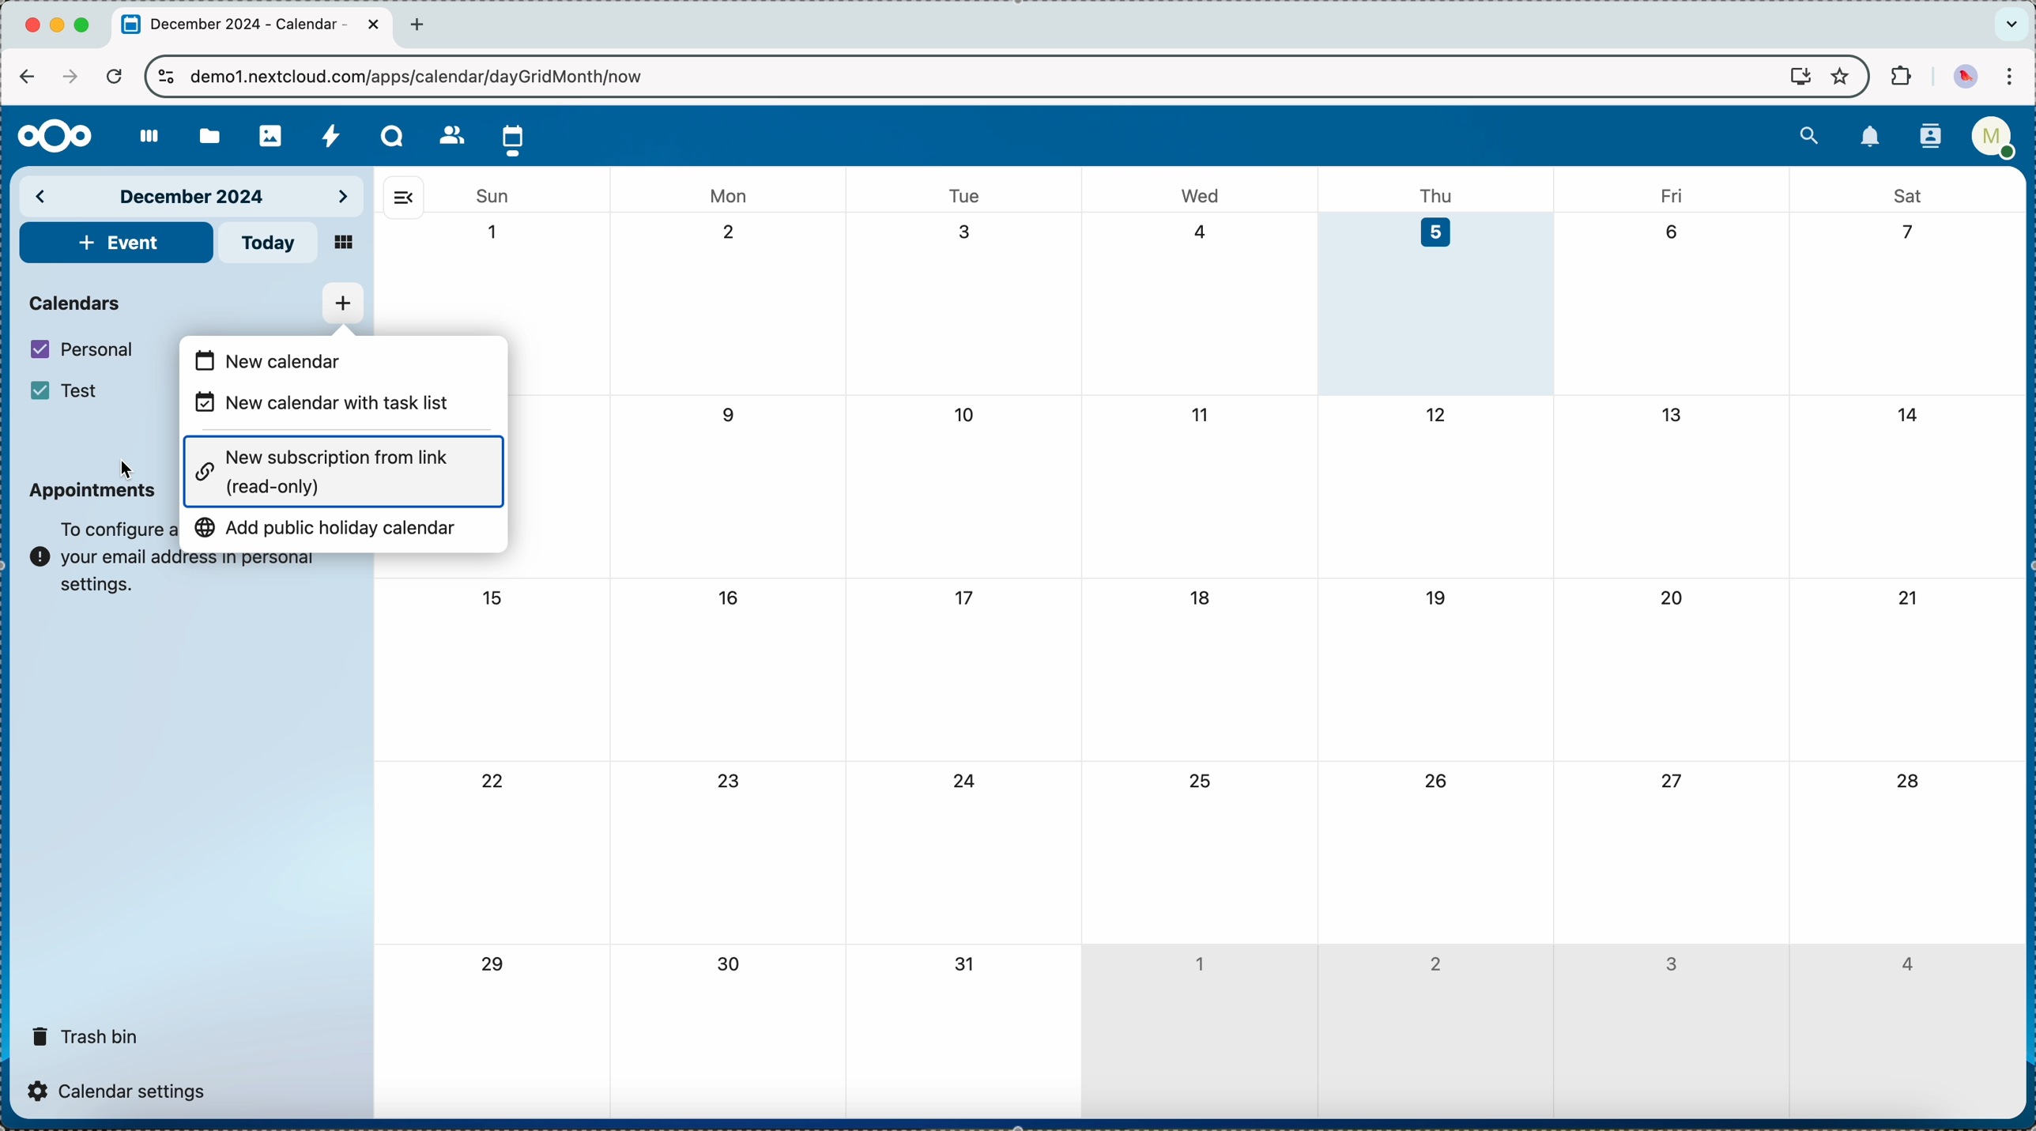  What do you see at coordinates (967, 232) in the screenshot?
I see `3` at bounding box center [967, 232].